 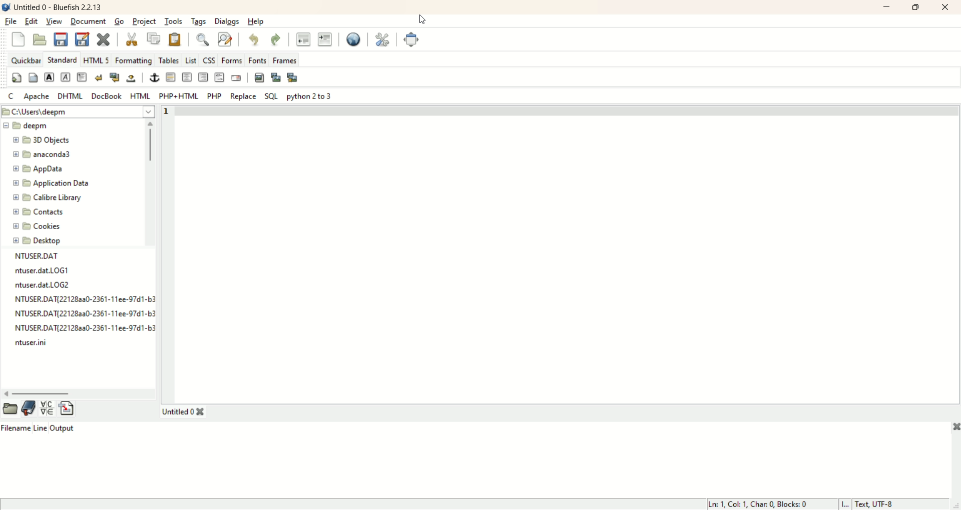 I want to click on anaconda3, so click(x=42, y=154).